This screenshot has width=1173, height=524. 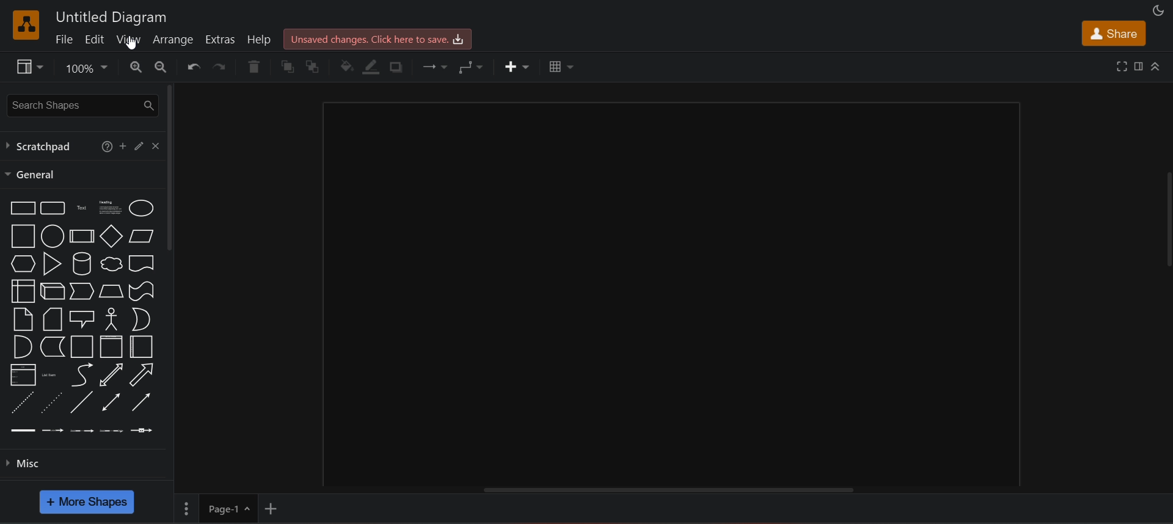 What do you see at coordinates (222, 67) in the screenshot?
I see `redo` at bounding box center [222, 67].